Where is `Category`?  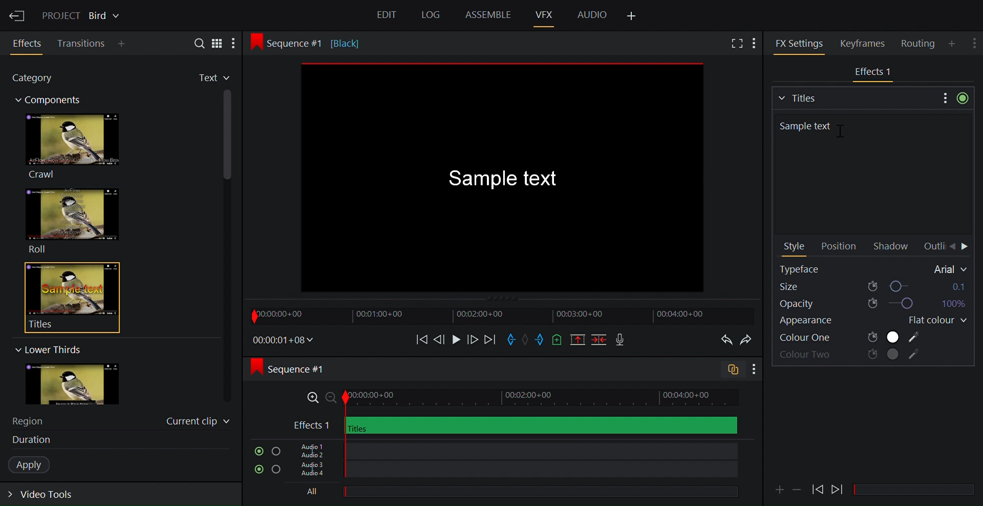
Category is located at coordinates (38, 79).